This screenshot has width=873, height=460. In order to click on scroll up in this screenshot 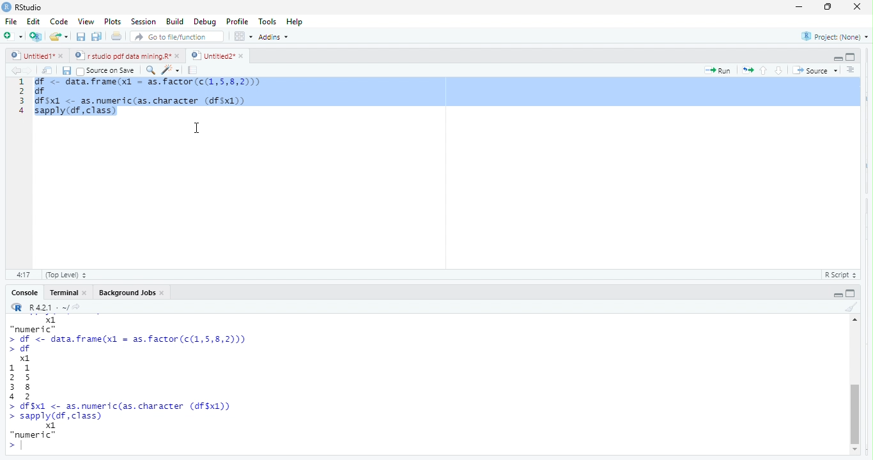, I will do `click(856, 319)`.